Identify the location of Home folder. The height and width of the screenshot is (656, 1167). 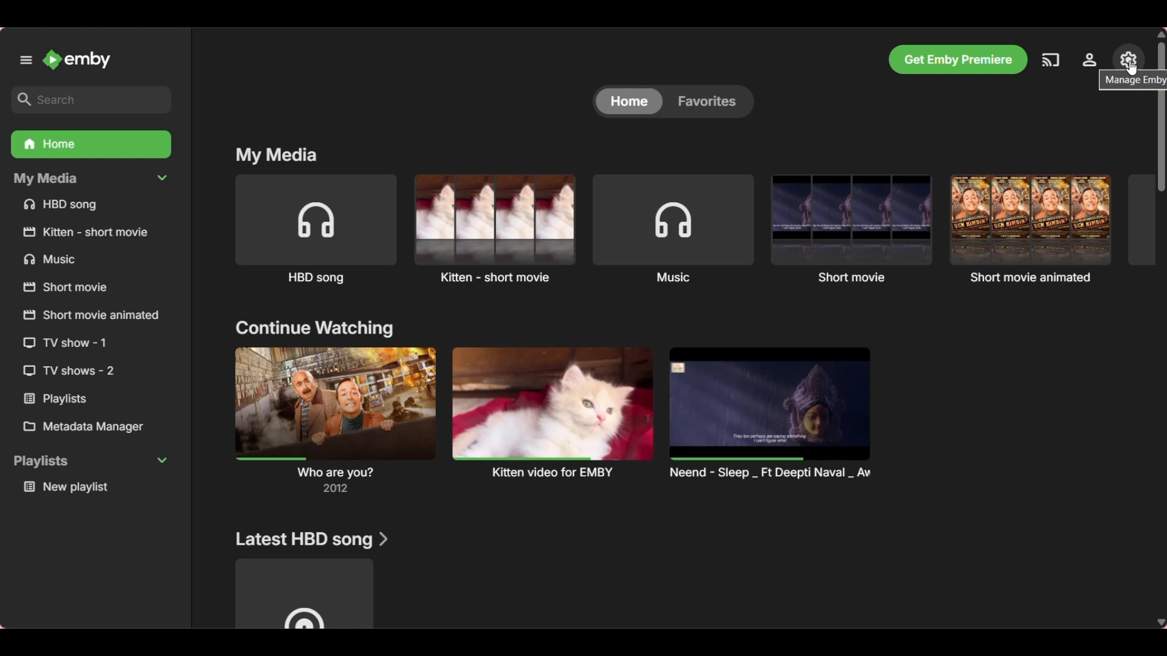
(92, 144).